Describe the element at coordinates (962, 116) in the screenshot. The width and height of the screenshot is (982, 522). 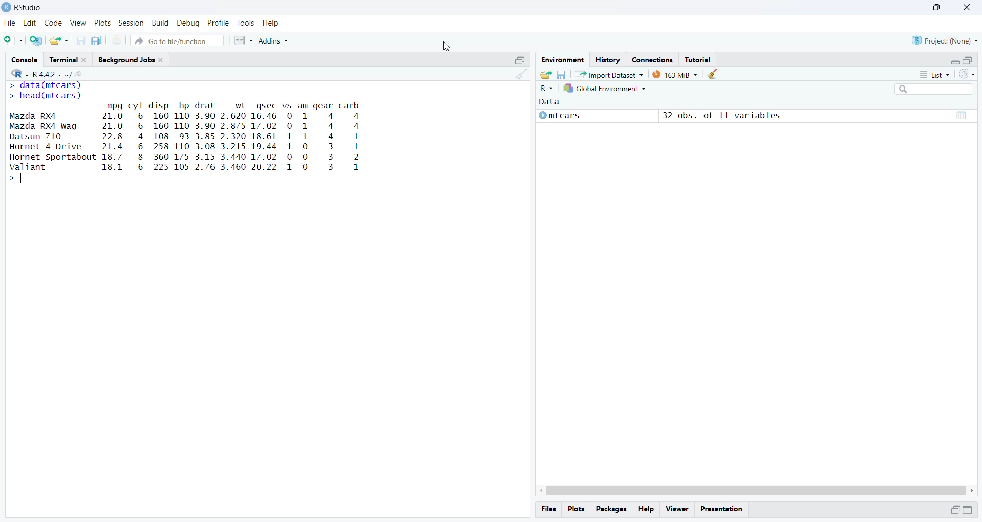
I see `grid view` at that location.